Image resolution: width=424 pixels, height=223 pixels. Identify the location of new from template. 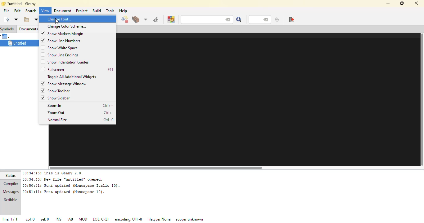
(16, 19).